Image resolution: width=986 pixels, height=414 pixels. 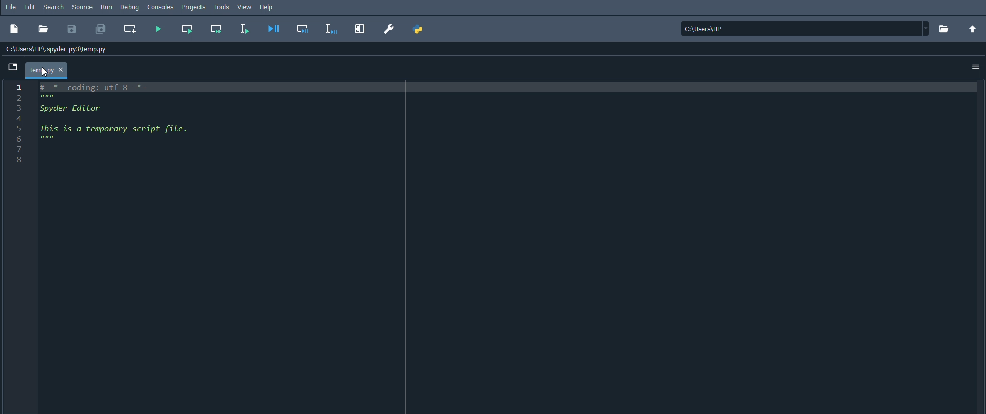 I want to click on Save file, so click(x=74, y=30).